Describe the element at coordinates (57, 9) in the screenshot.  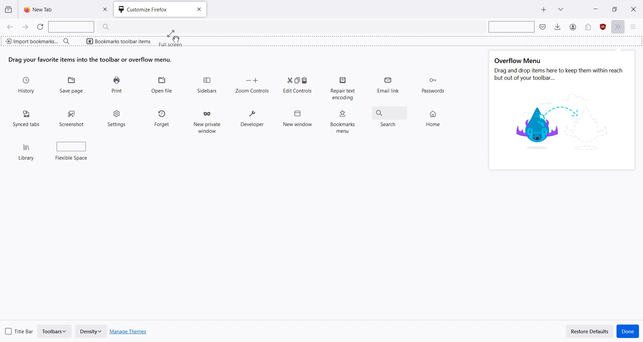
I see `New Tab` at that location.